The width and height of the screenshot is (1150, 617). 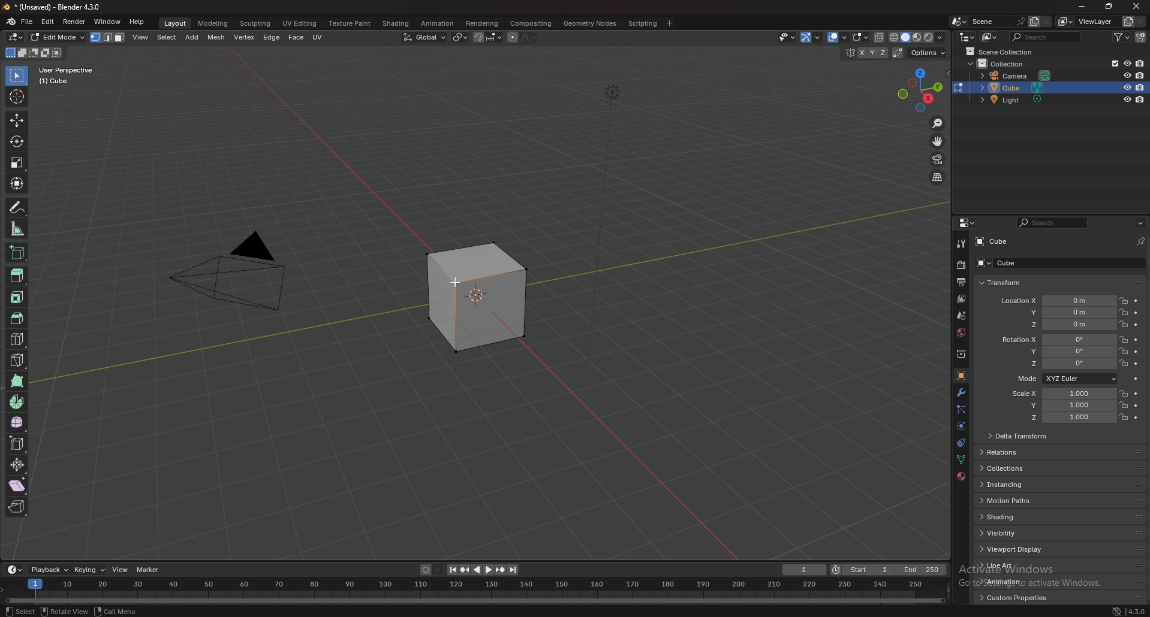 What do you see at coordinates (1136, 394) in the screenshot?
I see `animate property` at bounding box center [1136, 394].